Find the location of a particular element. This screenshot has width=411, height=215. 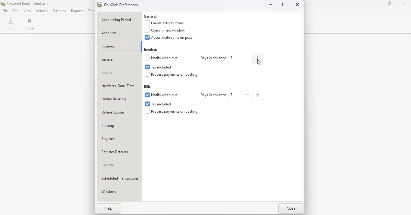

Close is located at coordinates (291, 209).